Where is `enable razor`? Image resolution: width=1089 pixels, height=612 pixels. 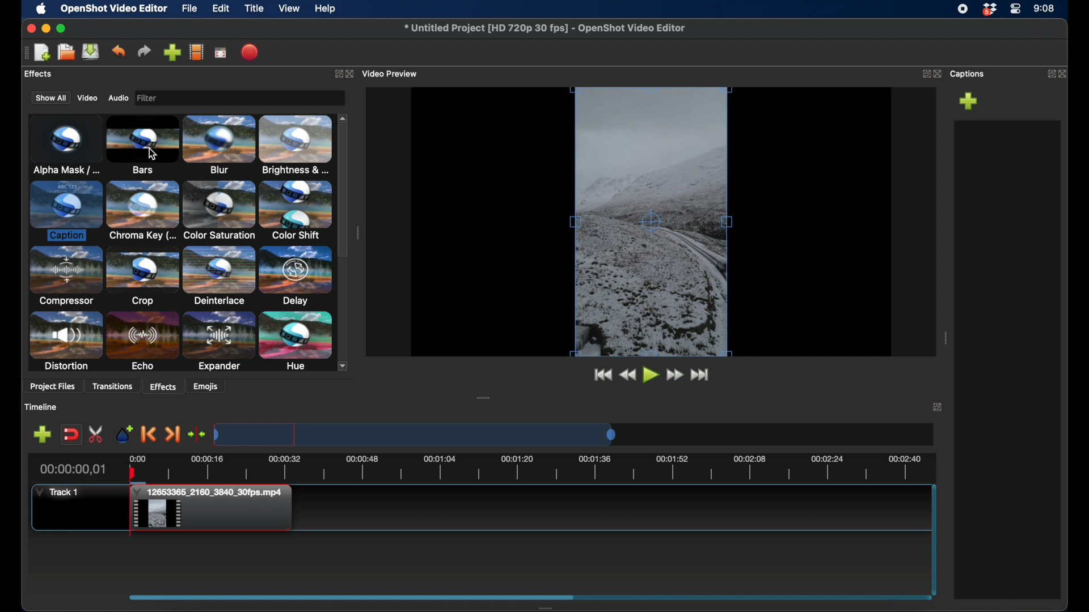
enable razor is located at coordinates (96, 433).